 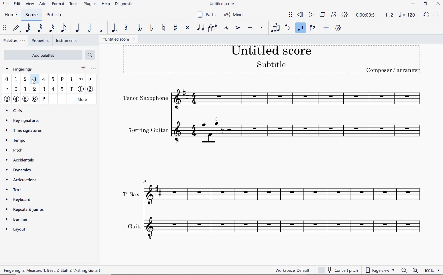 I want to click on TIME SIGNATURES, so click(x=26, y=131).